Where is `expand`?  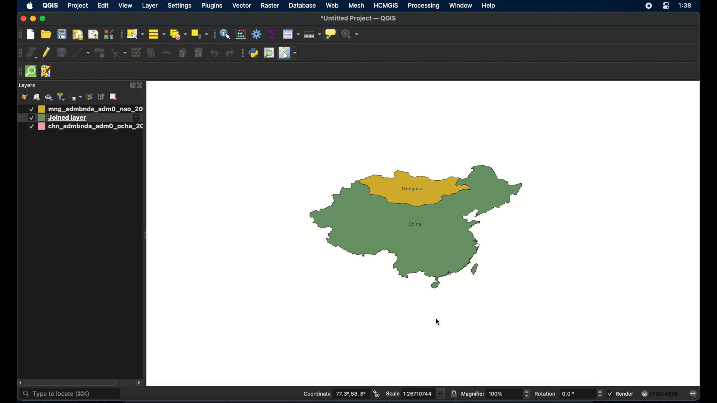
expand is located at coordinates (90, 97).